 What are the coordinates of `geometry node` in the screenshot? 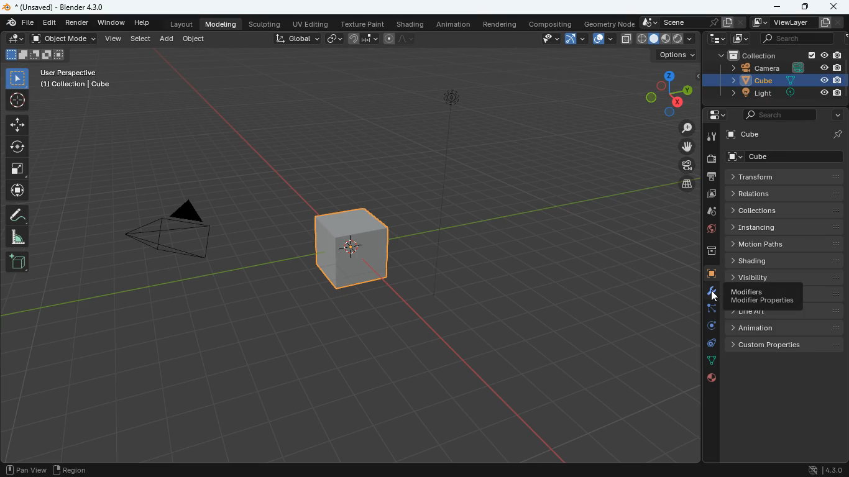 It's located at (605, 23).